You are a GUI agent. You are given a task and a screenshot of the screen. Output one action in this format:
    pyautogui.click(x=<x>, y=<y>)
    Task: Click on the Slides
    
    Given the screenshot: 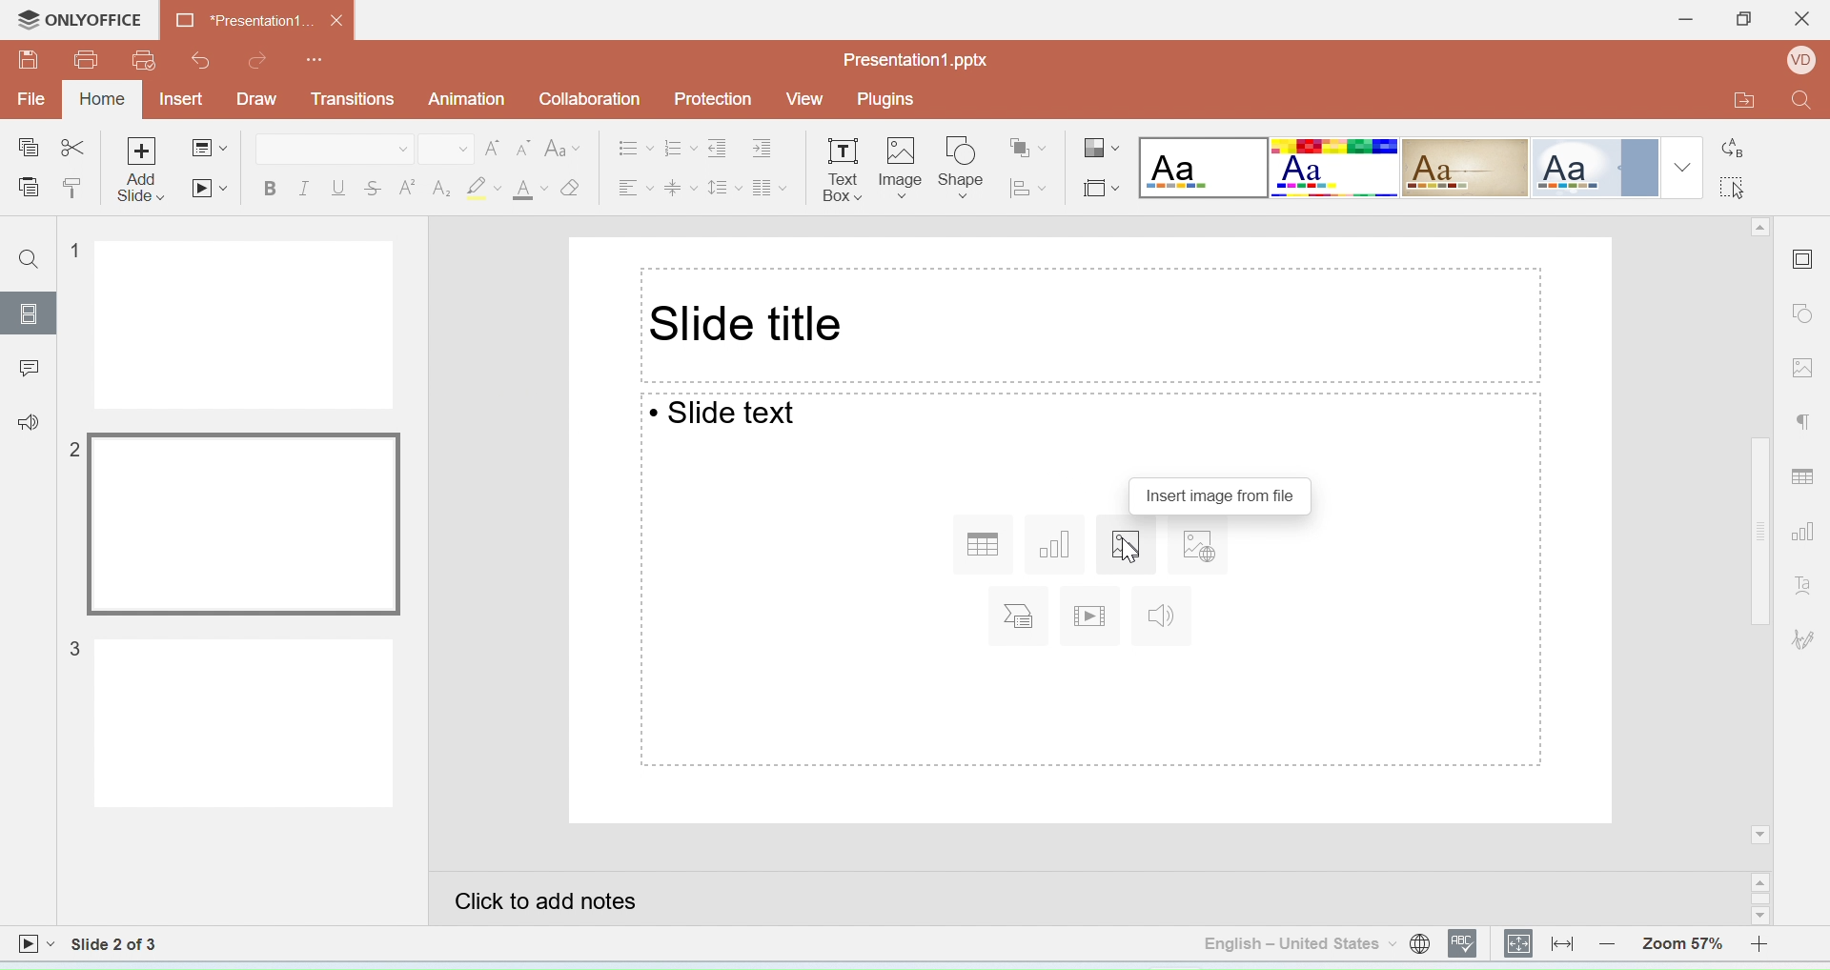 What is the action you would take?
    pyautogui.click(x=28, y=313)
    